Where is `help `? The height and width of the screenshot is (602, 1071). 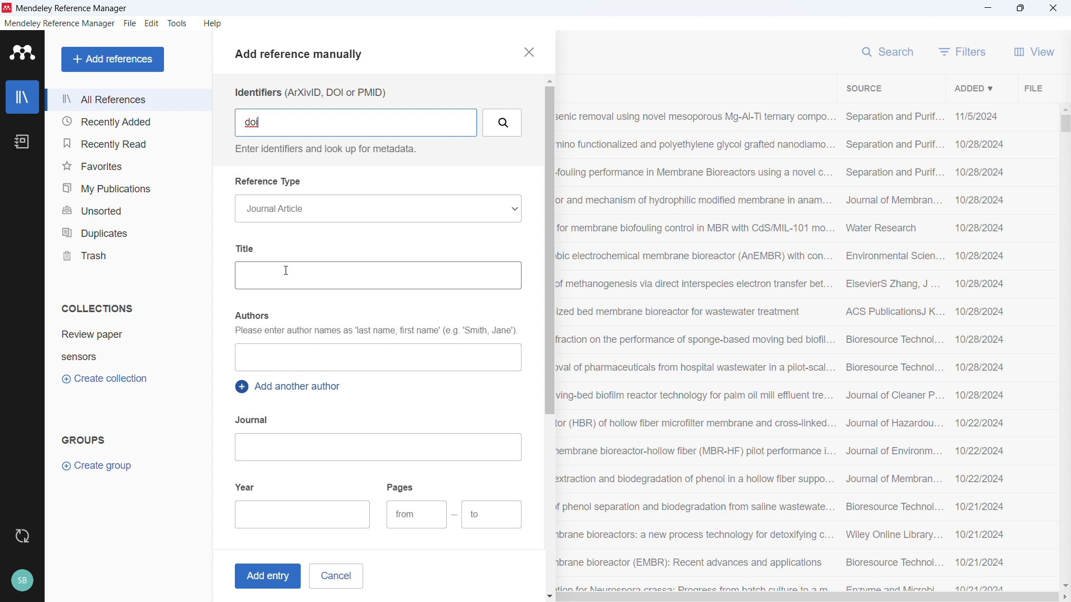 help  is located at coordinates (213, 23).